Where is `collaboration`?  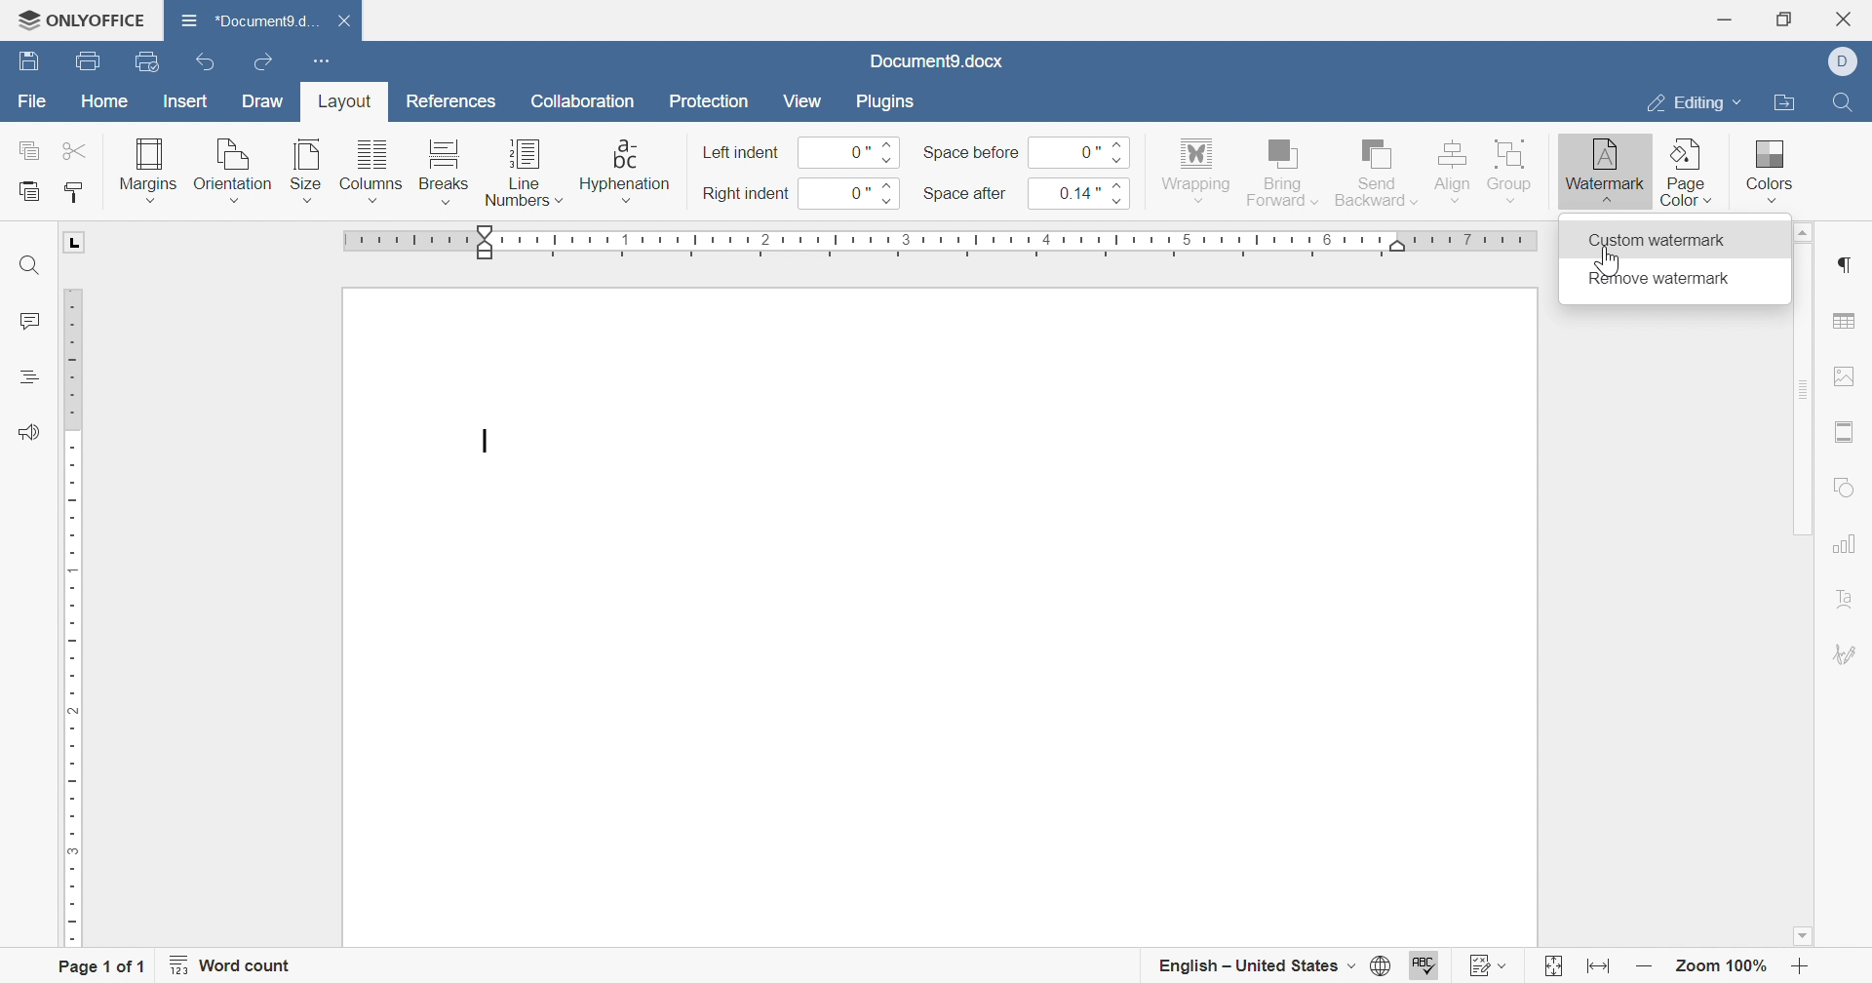
collaboration is located at coordinates (586, 106).